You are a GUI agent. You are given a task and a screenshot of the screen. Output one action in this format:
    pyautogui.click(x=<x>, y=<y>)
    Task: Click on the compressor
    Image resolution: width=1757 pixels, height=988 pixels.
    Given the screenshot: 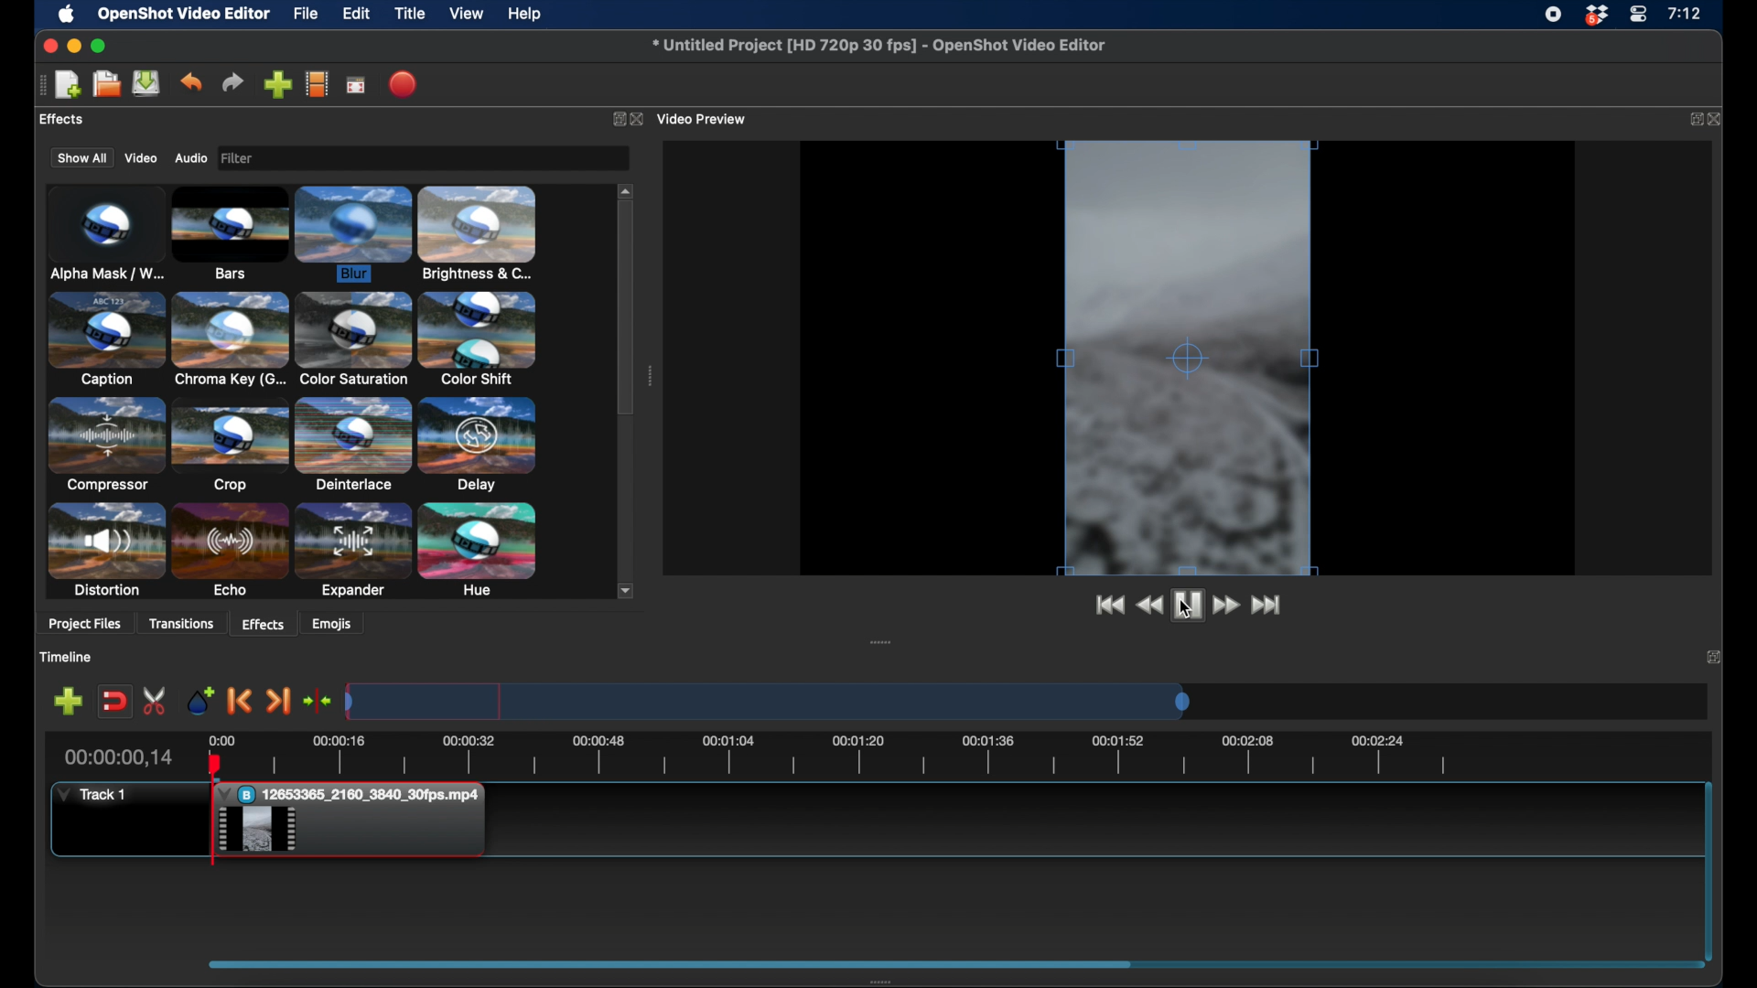 What is the action you would take?
    pyautogui.click(x=104, y=444)
    